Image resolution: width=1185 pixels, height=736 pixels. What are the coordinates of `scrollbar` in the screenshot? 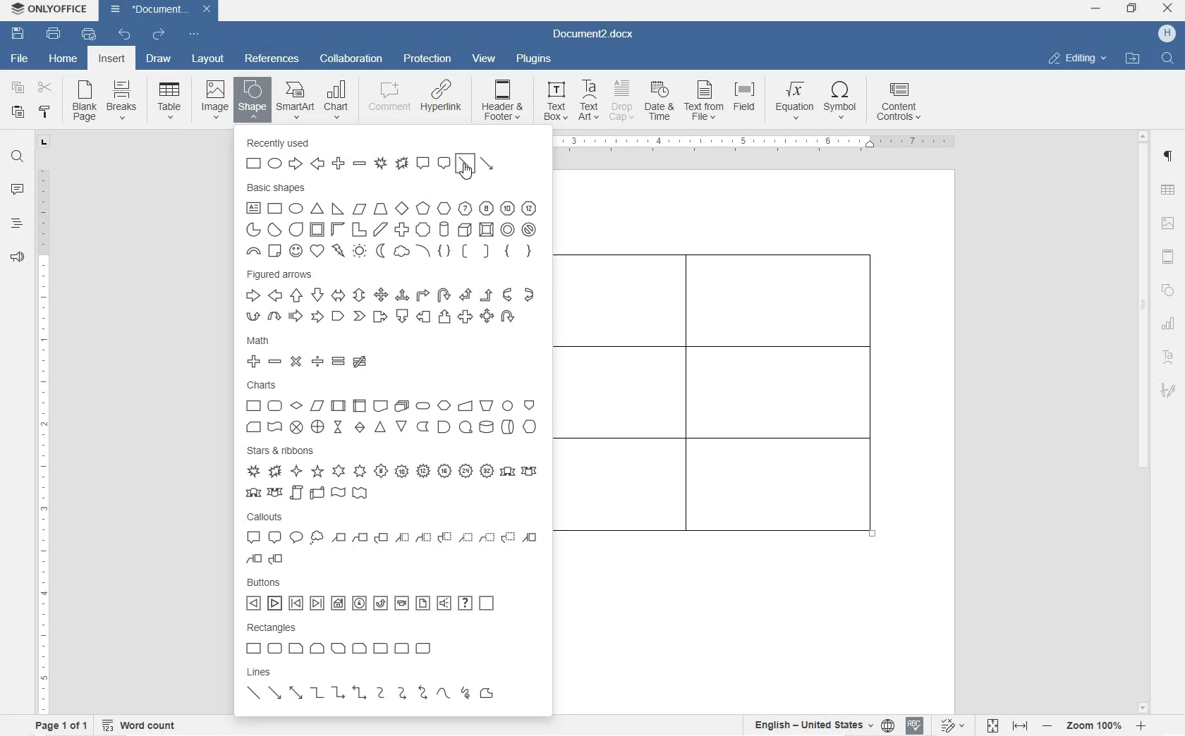 It's located at (1143, 421).